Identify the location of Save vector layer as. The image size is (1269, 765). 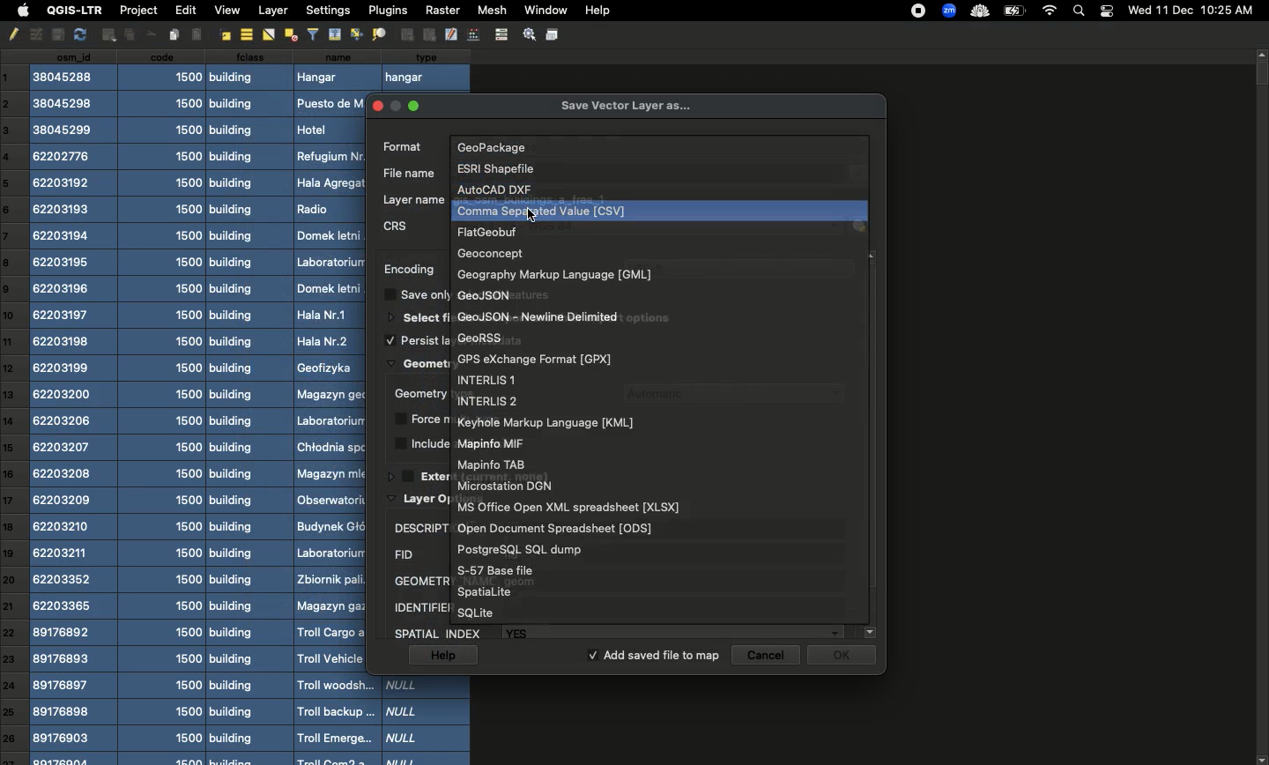
(628, 106).